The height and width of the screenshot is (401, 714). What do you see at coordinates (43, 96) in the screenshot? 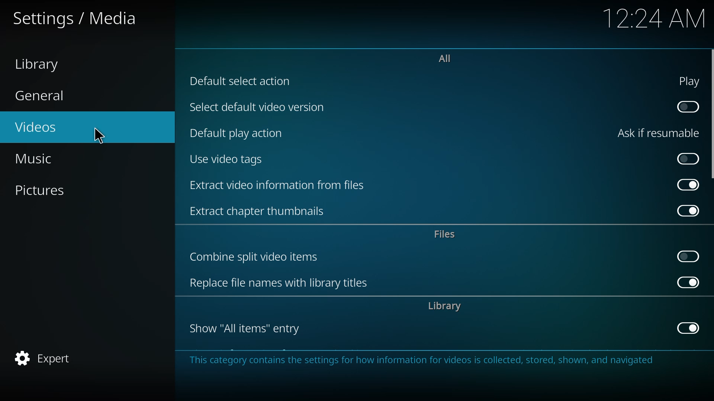
I see `general` at bounding box center [43, 96].